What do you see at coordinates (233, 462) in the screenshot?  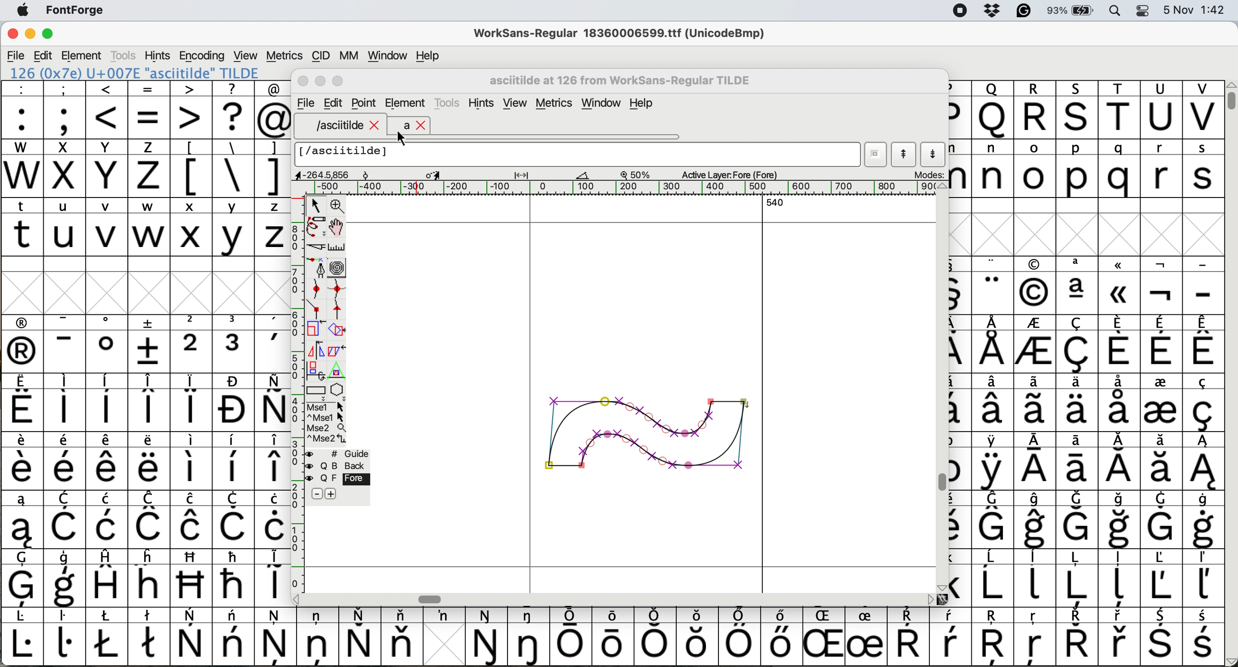 I see `symbol` at bounding box center [233, 462].